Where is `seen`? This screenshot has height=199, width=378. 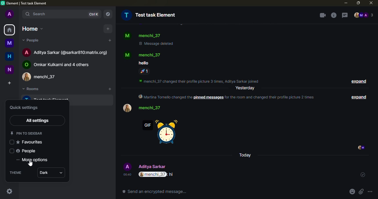
seen is located at coordinates (360, 148).